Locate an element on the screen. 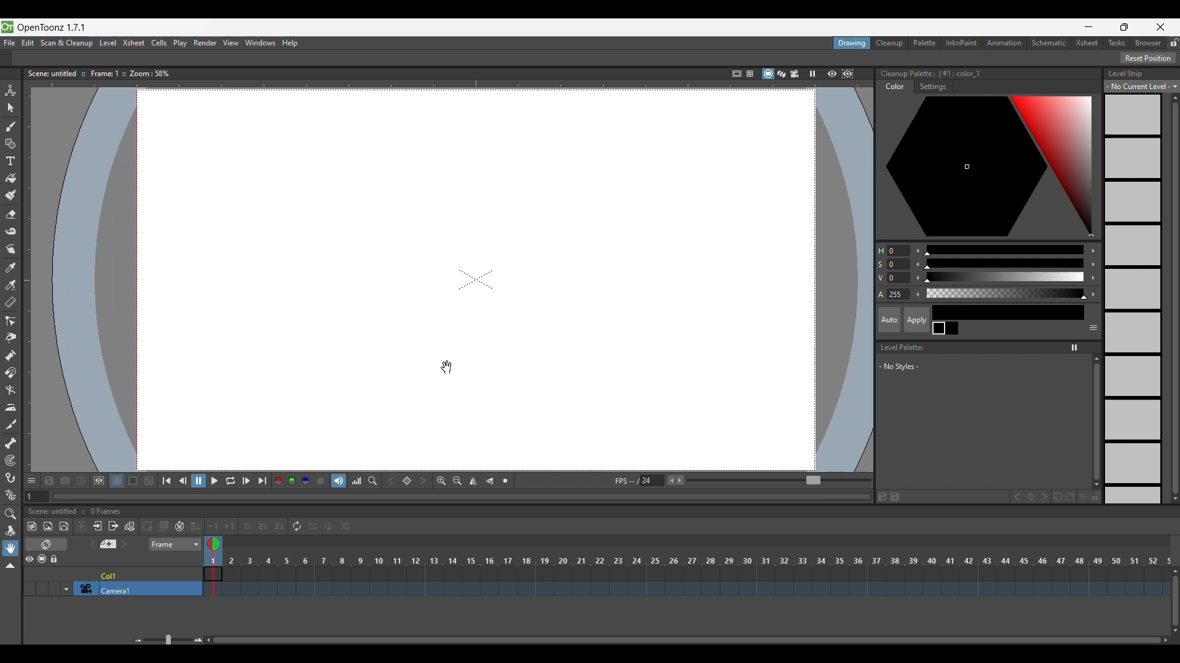  Zoom in is located at coordinates (199, 640).